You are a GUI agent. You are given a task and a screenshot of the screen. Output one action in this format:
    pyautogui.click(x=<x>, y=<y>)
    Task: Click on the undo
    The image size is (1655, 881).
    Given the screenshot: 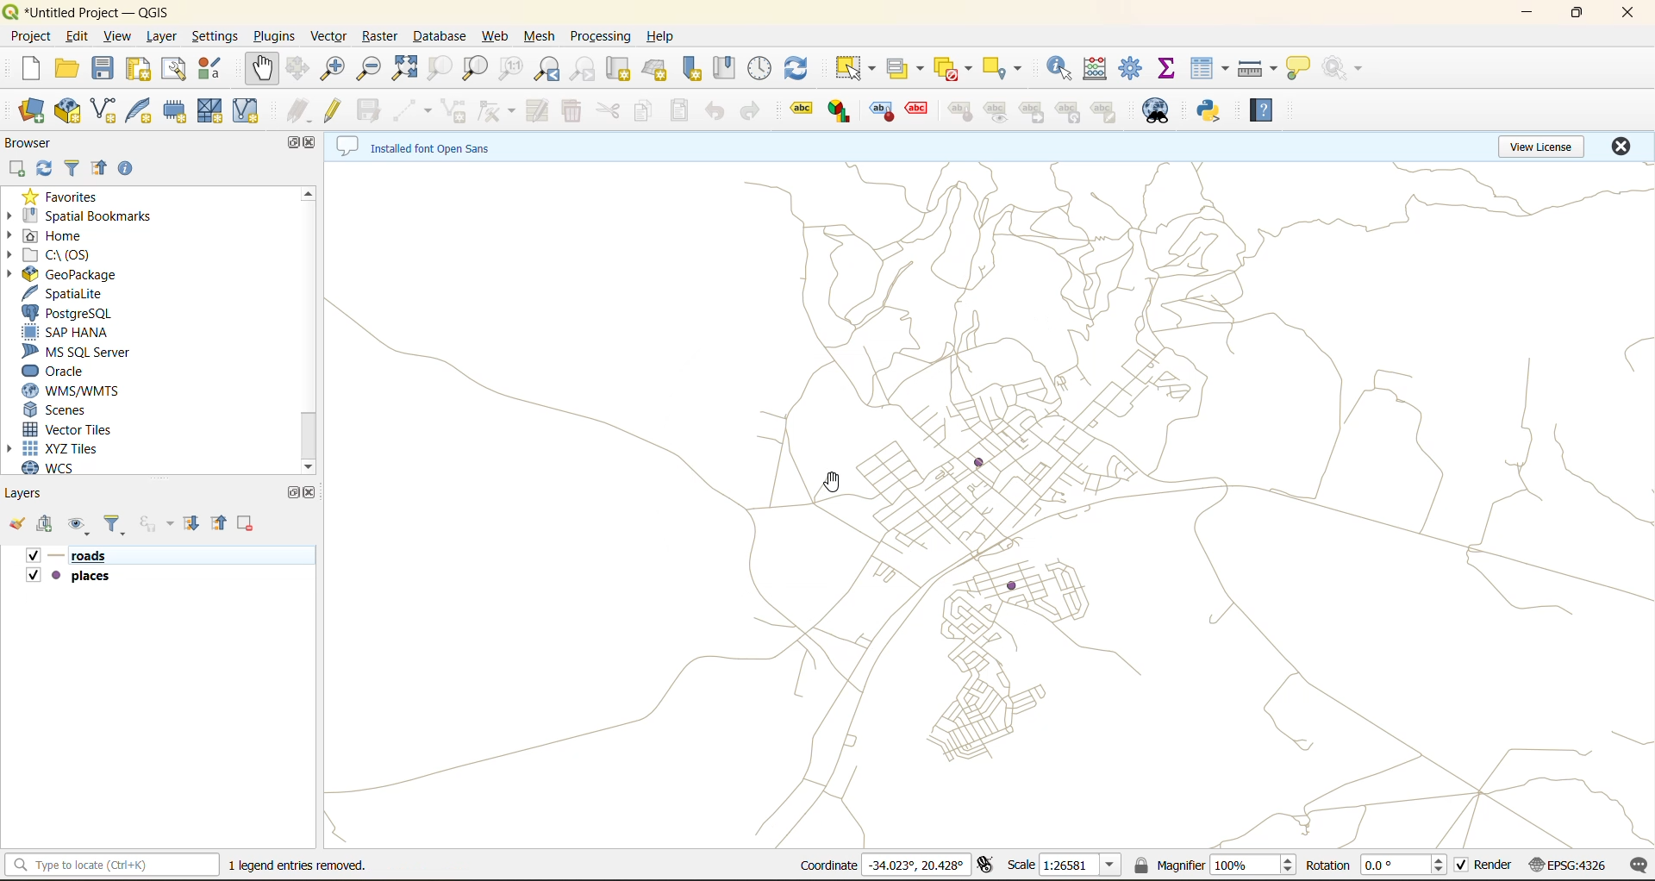 What is the action you would take?
    pyautogui.click(x=711, y=114)
    